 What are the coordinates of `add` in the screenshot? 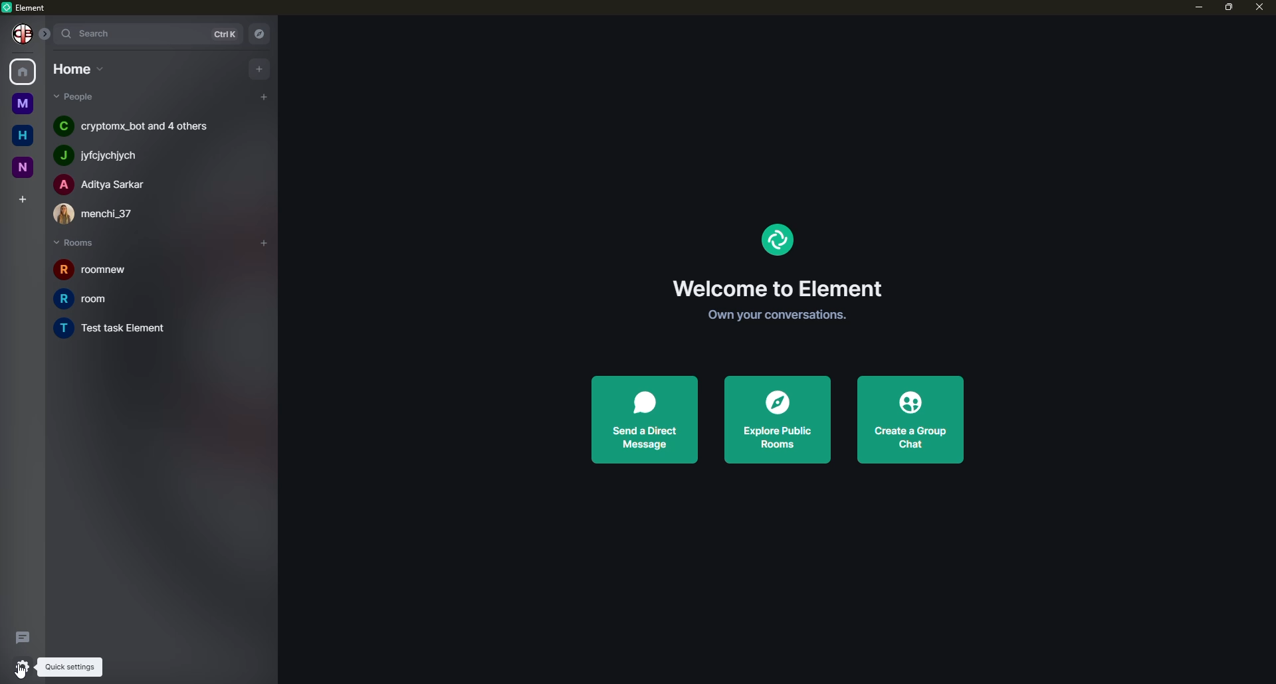 It's located at (260, 68).